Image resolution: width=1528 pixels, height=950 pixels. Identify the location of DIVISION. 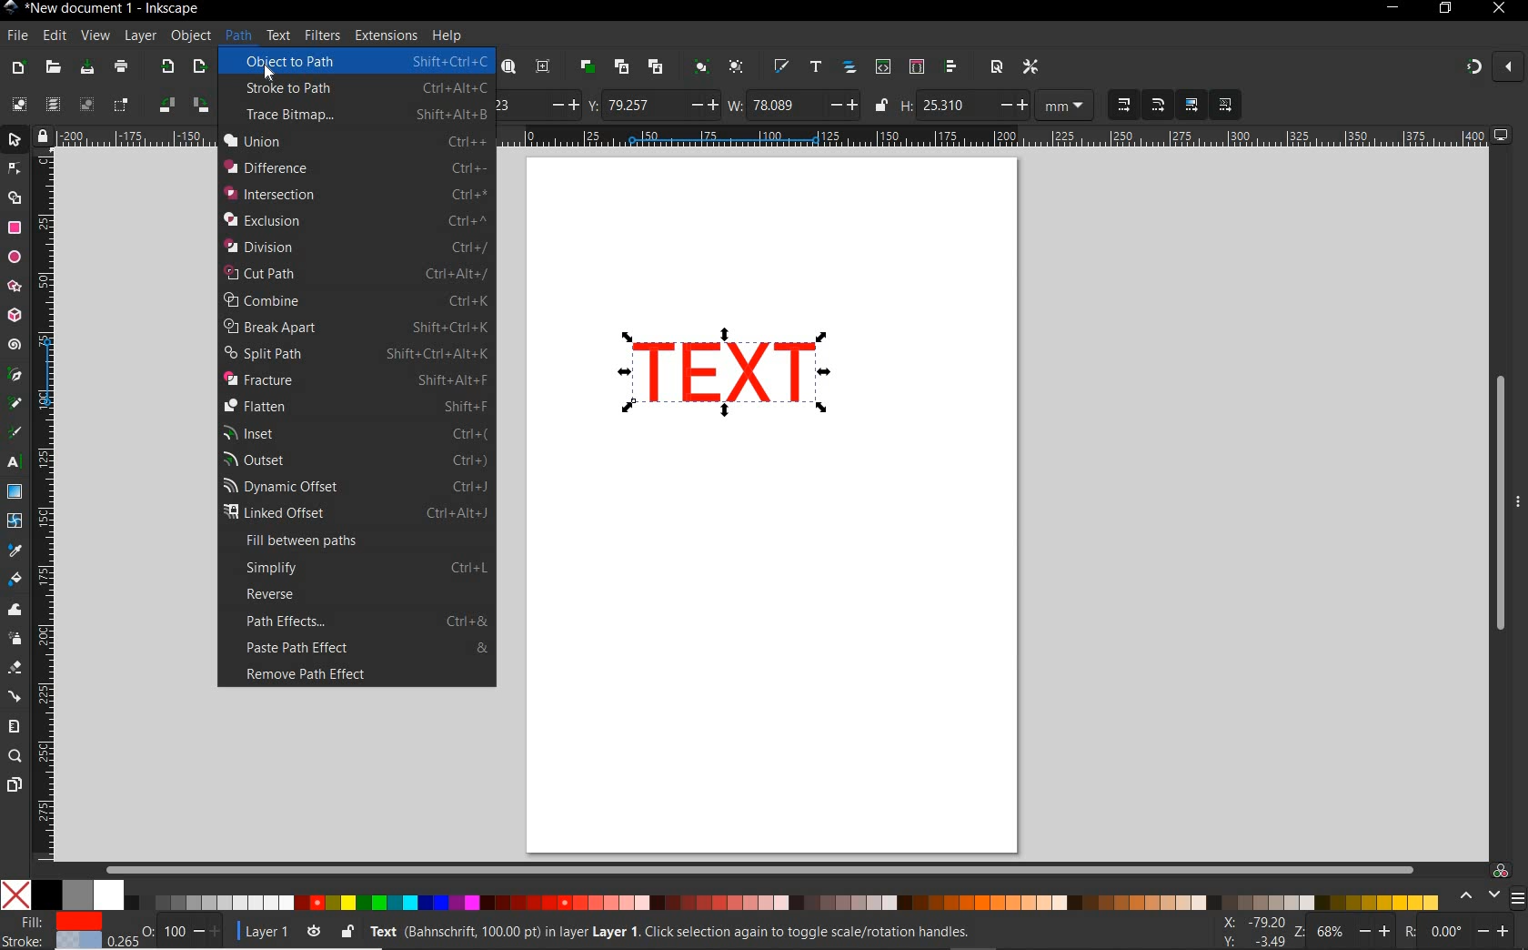
(354, 247).